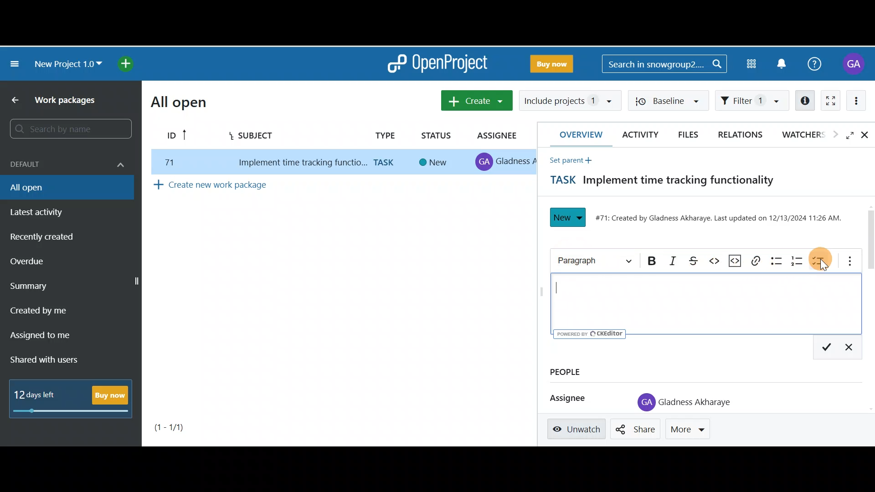  Describe the element at coordinates (44, 237) in the screenshot. I see `Recently created` at that location.